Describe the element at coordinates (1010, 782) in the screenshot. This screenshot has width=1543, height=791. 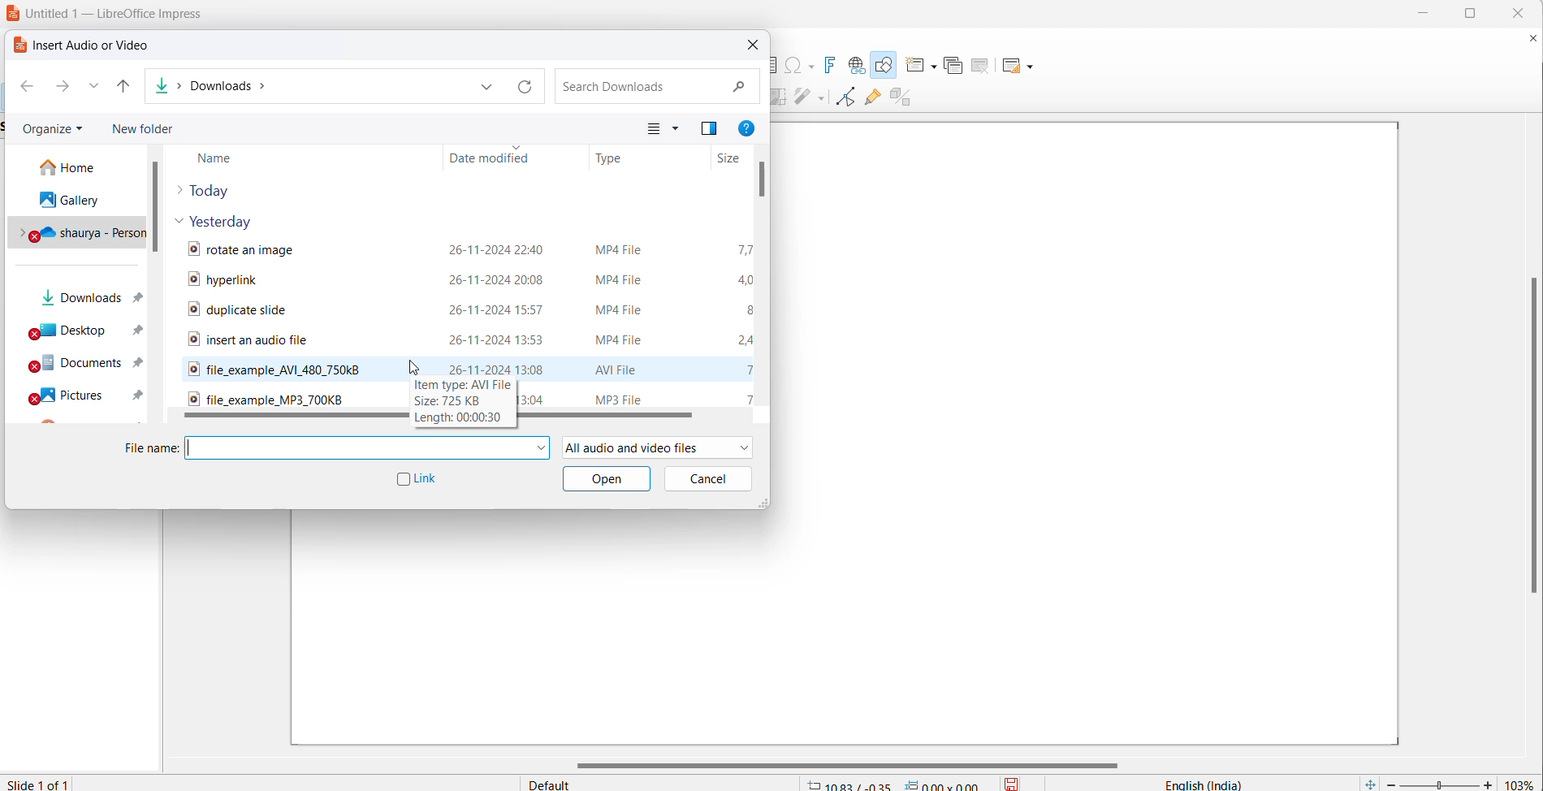
I see `save` at that location.